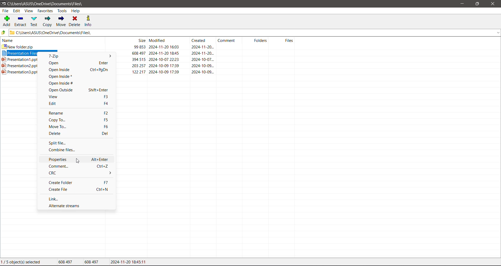 The width and height of the screenshot is (501, 266). I want to click on More options, so click(108, 174).